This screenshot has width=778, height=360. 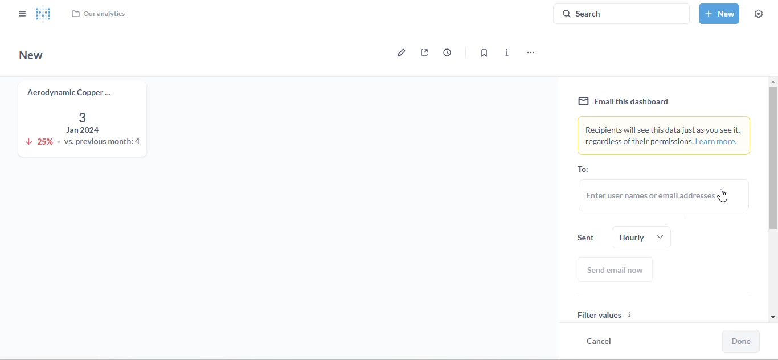 I want to click on recipients will see this data just as you see it, regardless of their permissions. learn more, so click(x=665, y=136).